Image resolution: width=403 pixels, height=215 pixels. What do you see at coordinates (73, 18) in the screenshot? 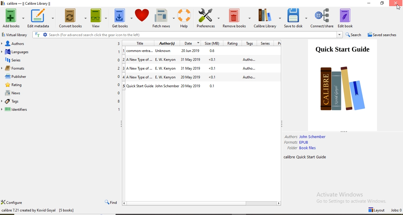
I see `Convert books` at bounding box center [73, 18].